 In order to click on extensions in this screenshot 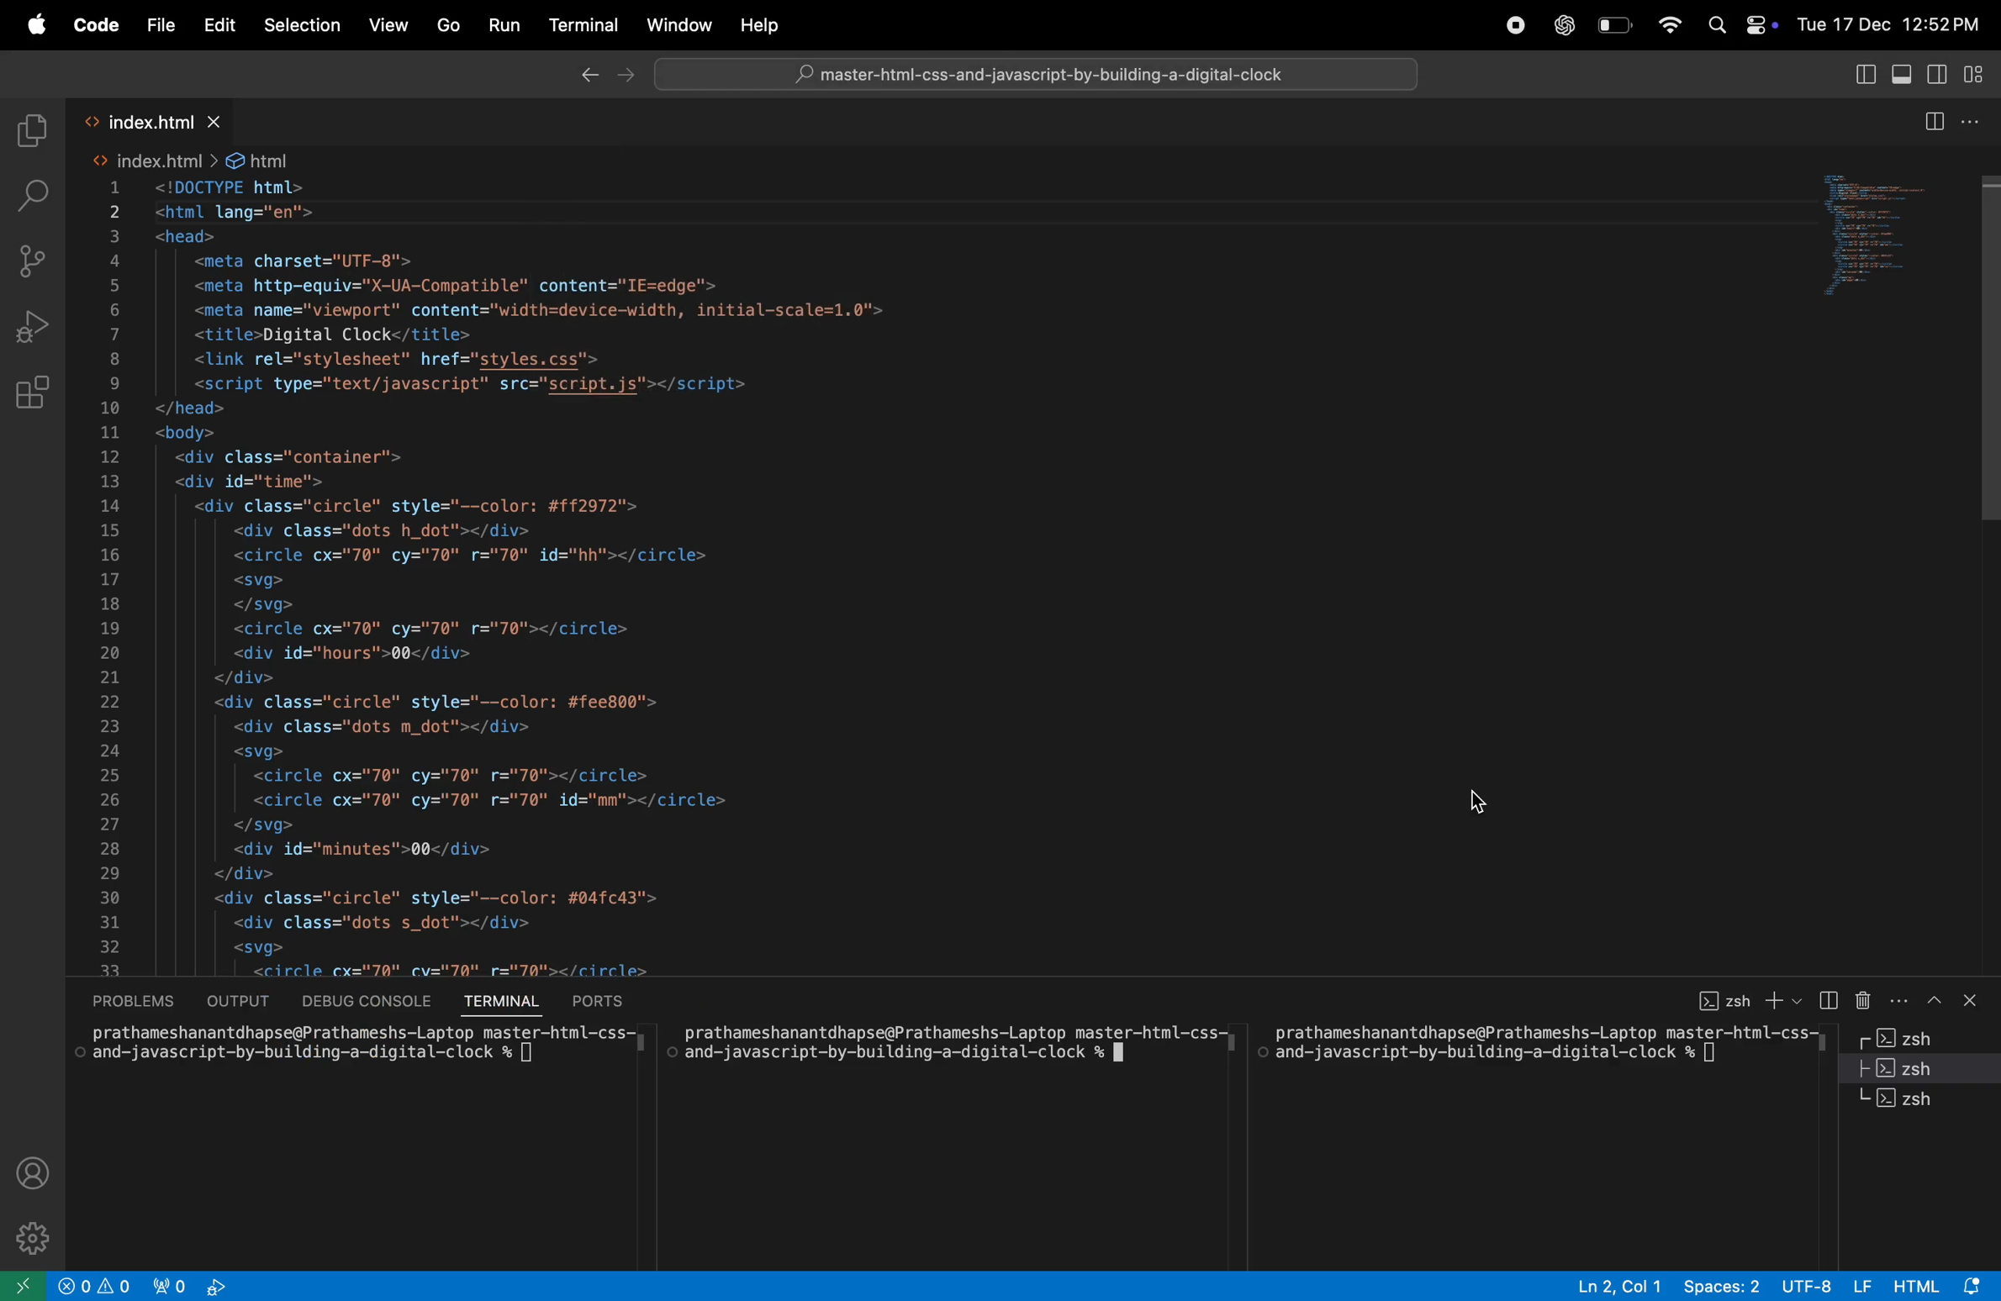, I will do `click(40, 388)`.